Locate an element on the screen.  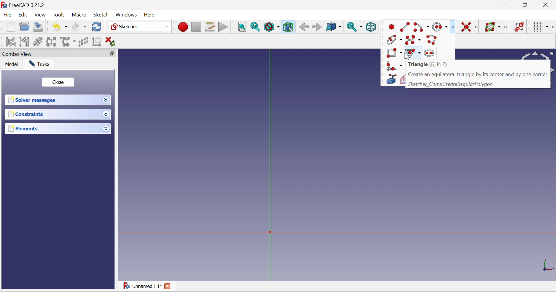
Create B-spline is located at coordinates (413, 40).